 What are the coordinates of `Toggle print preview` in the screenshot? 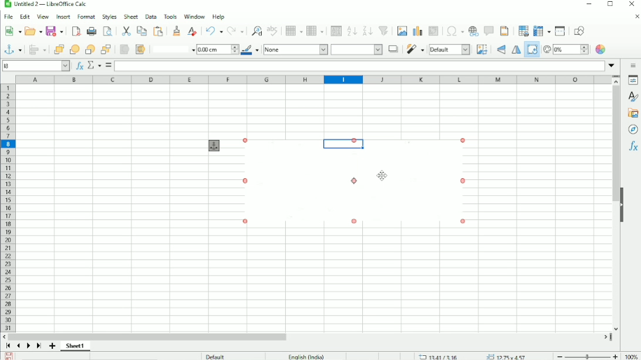 It's located at (107, 31).